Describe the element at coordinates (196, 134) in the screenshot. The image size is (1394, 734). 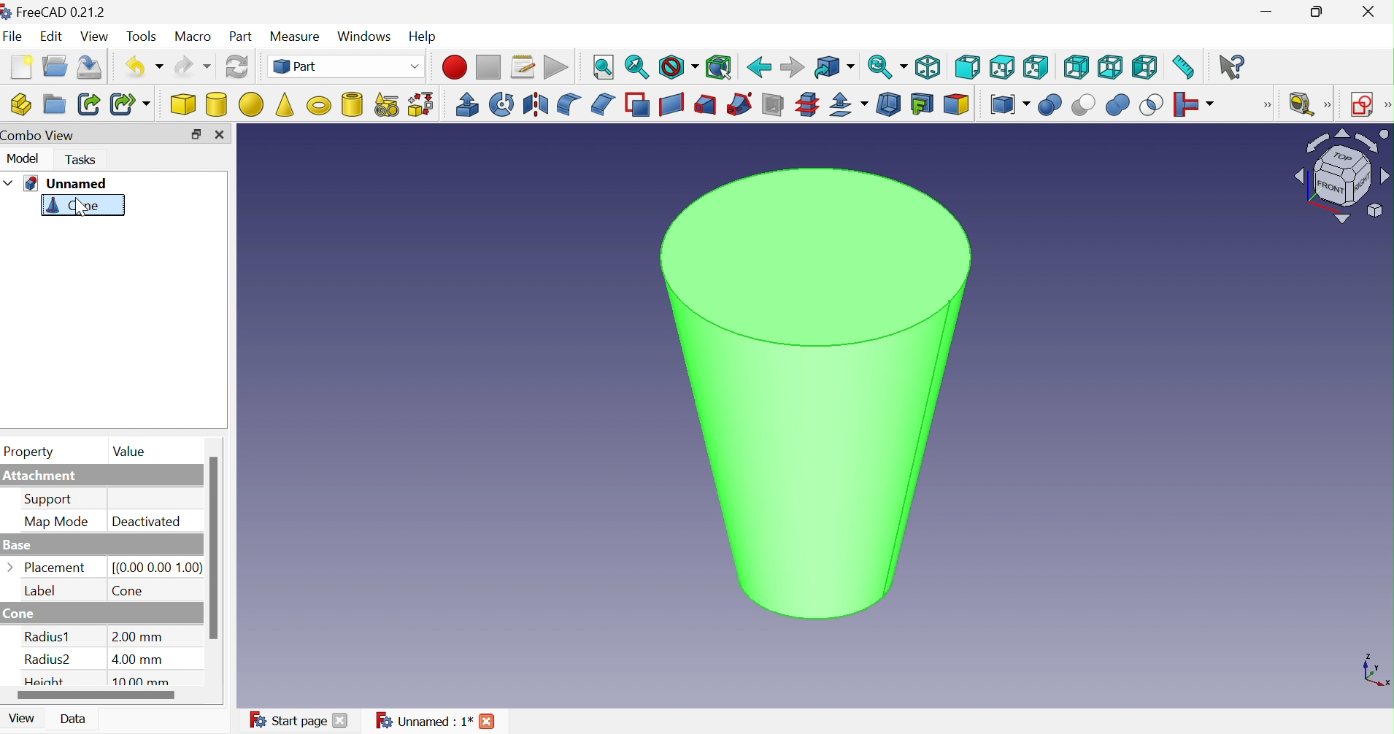
I see `Restore down` at that location.